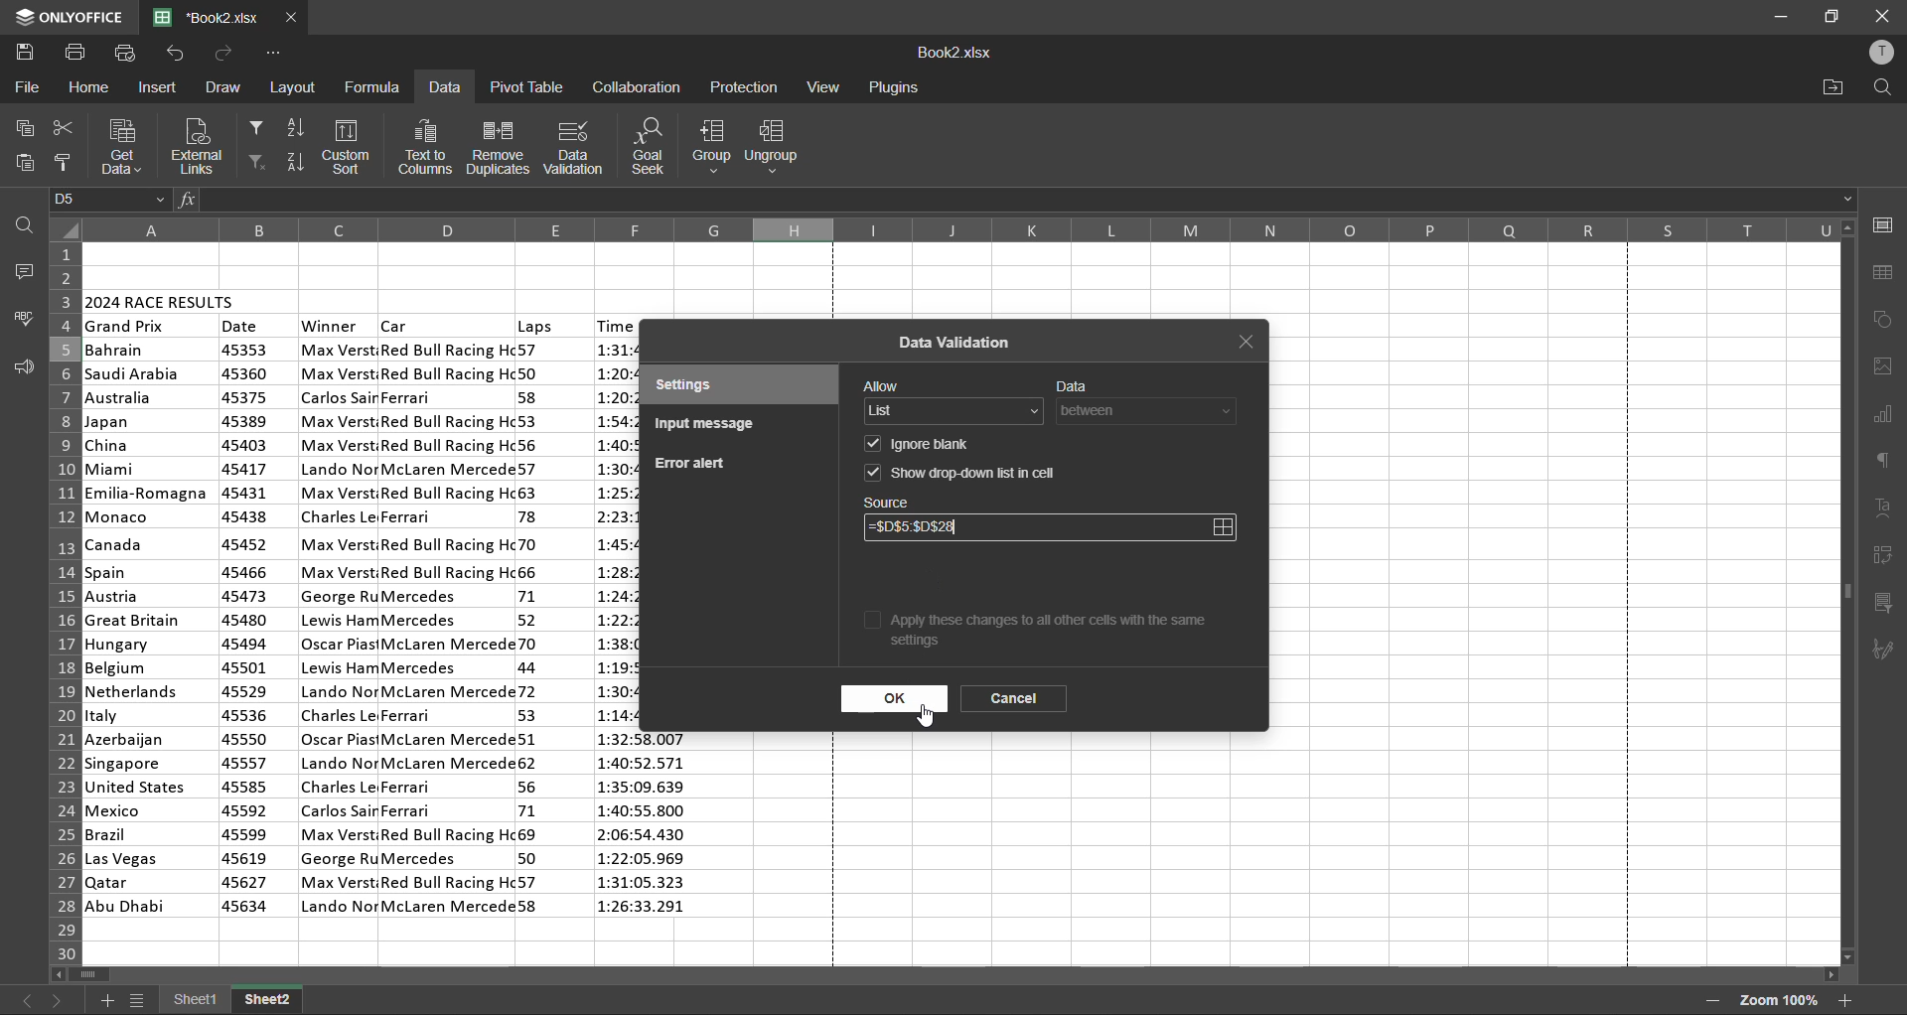 Image resolution: width=1907 pixels, height=1015 pixels. What do you see at coordinates (960, 229) in the screenshot?
I see `column names` at bounding box center [960, 229].